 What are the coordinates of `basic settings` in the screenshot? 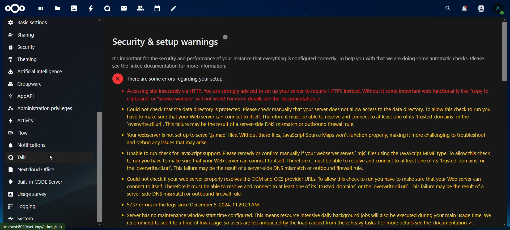 It's located at (28, 23).